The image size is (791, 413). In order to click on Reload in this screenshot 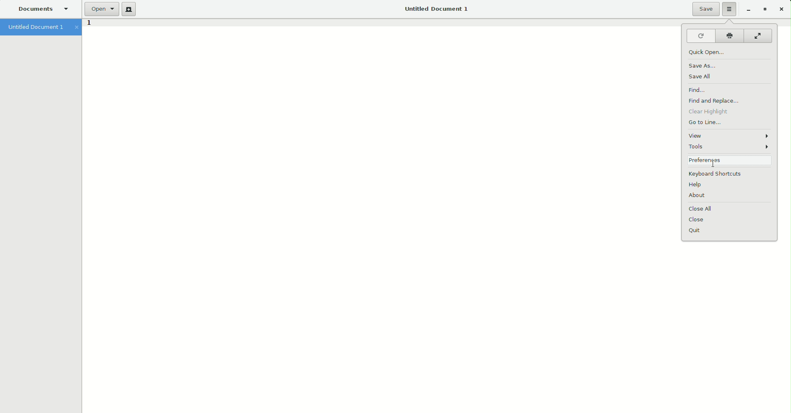, I will do `click(698, 35)`.